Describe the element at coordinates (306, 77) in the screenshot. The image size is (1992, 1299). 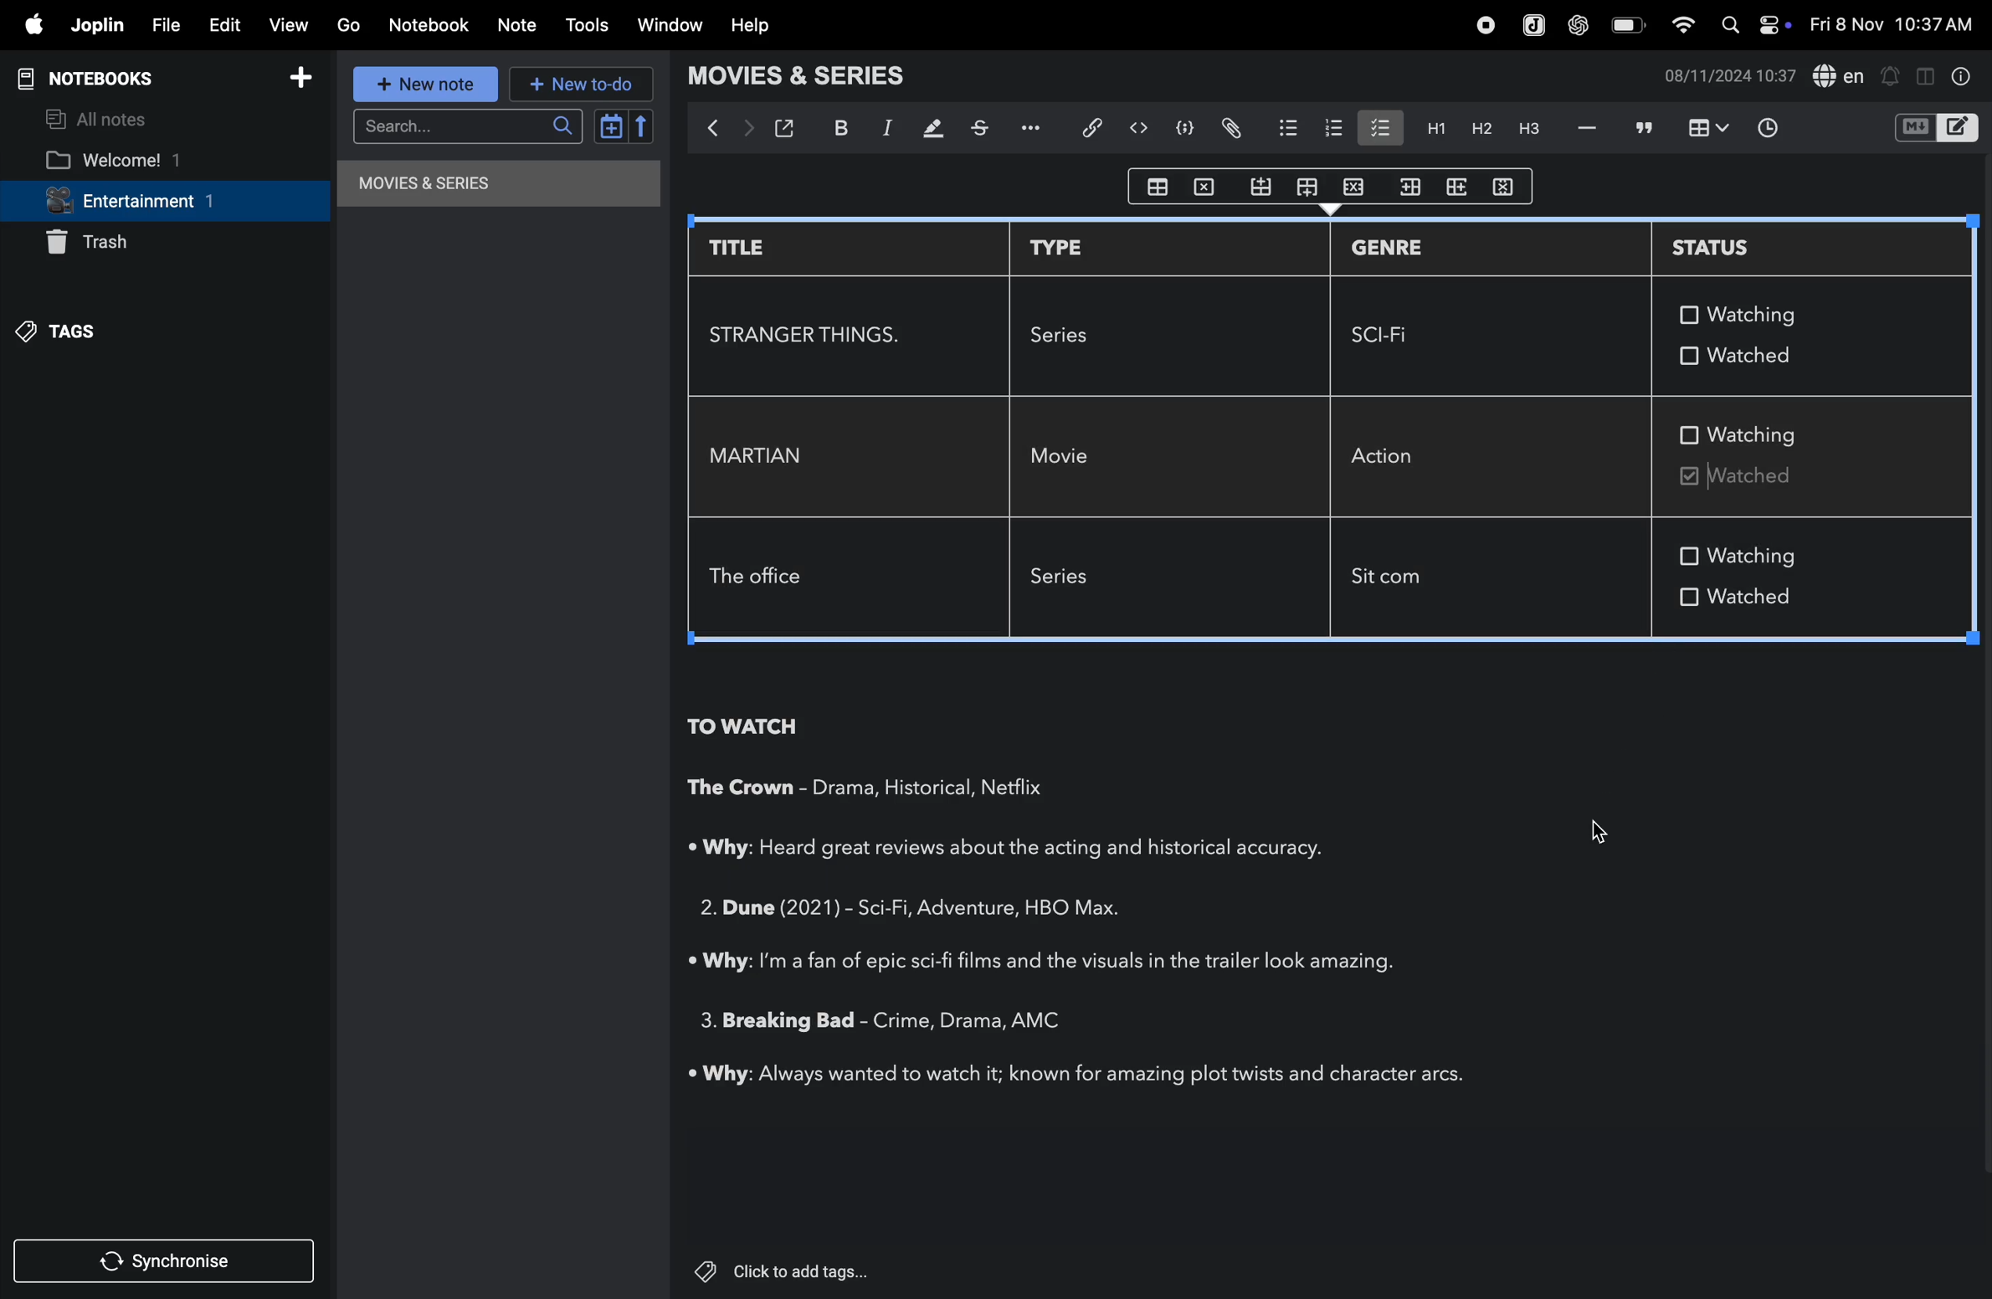
I see `add` at that location.